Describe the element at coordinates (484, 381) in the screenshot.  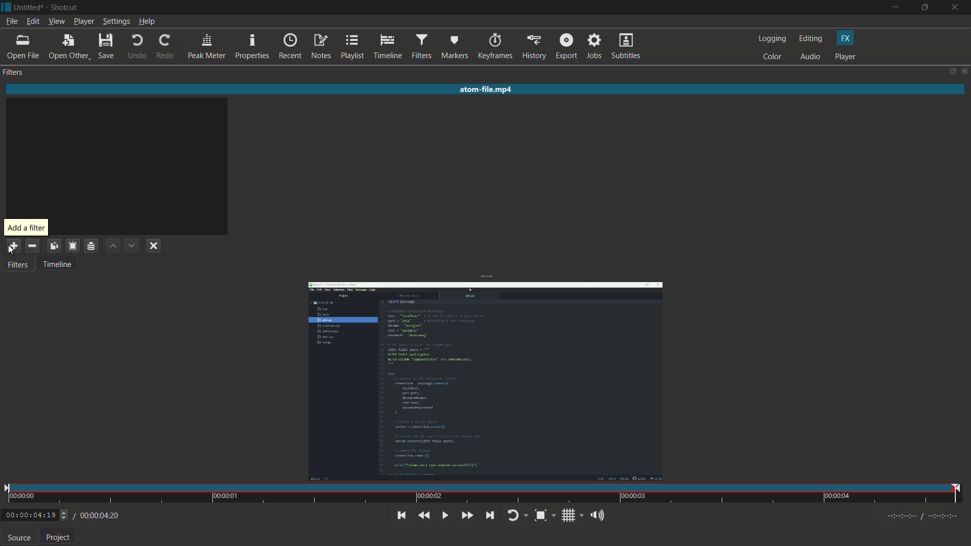
I see `opened file` at that location.